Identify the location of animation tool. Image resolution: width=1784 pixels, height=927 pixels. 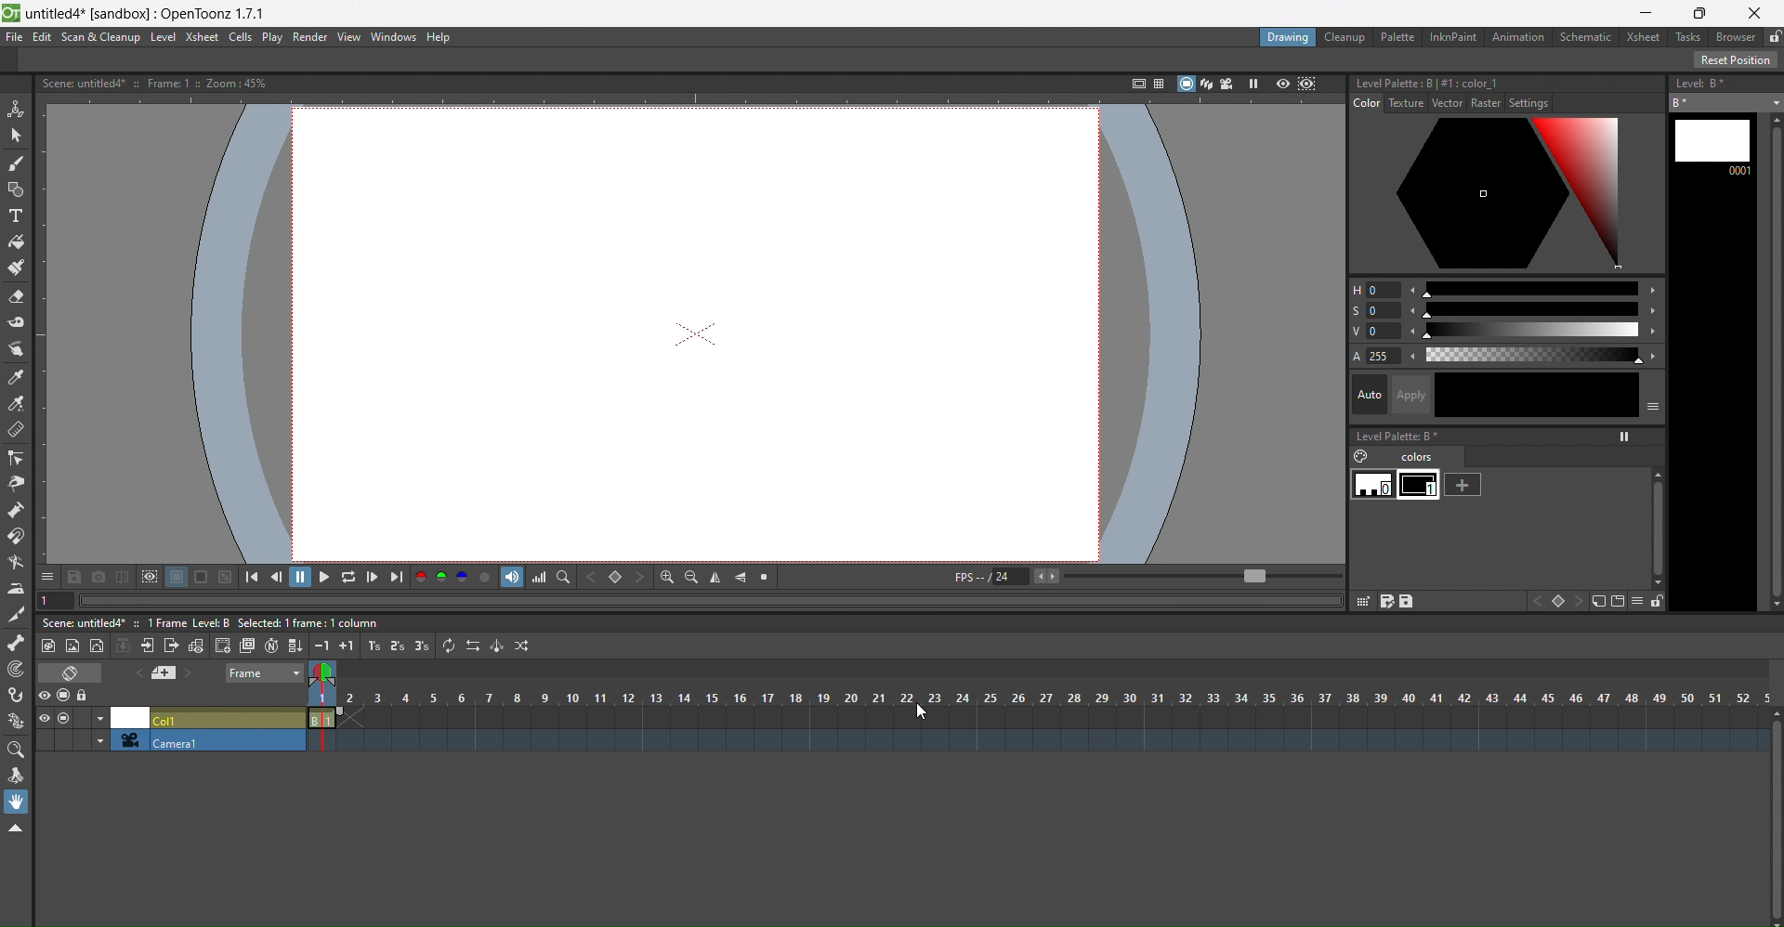
(17, 110).